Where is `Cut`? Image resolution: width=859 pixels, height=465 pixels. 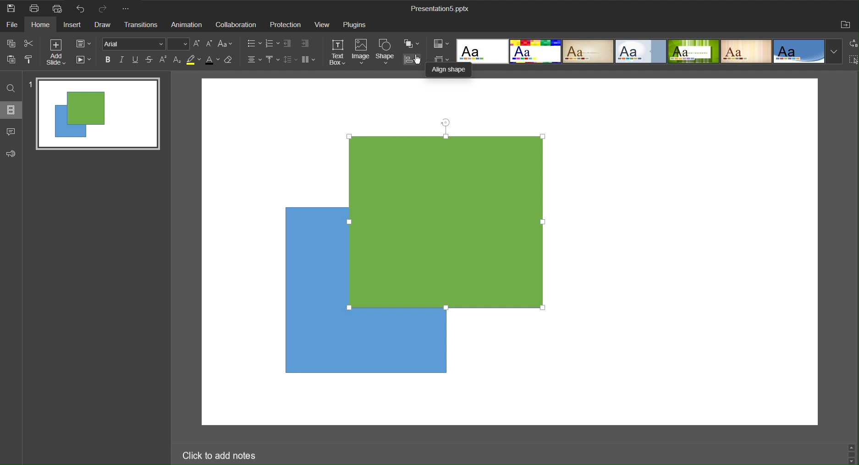 Cut is located at coordinates (29, 43).